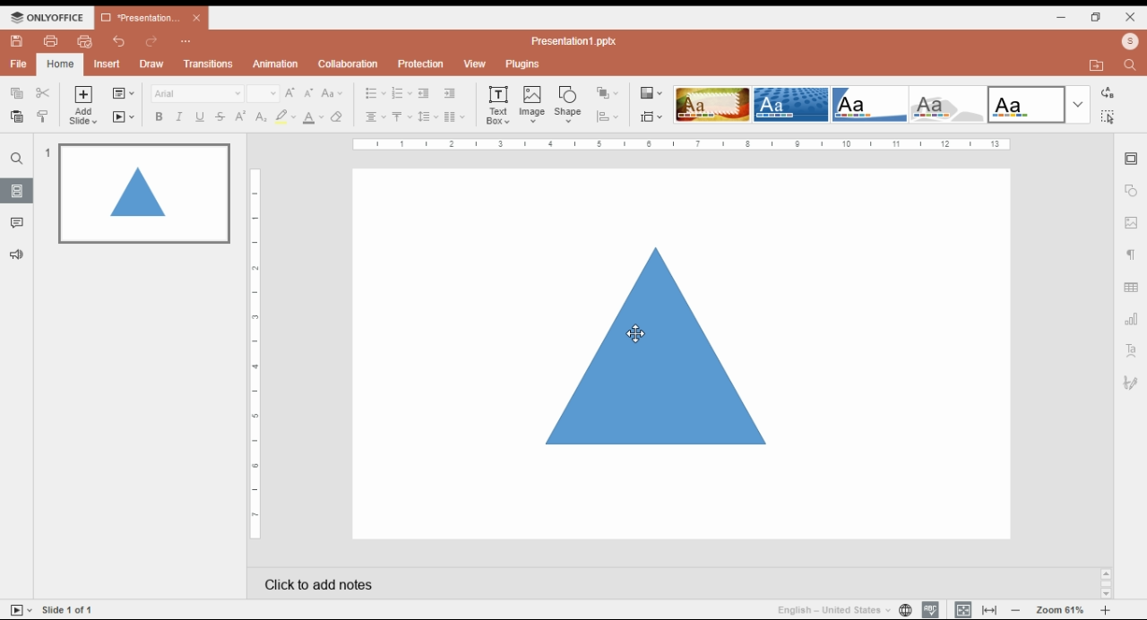 This screenshot has width=1147, height=620. Describe the element at coordinates (16, 116) in the screenshot. I see `paste` at that location.